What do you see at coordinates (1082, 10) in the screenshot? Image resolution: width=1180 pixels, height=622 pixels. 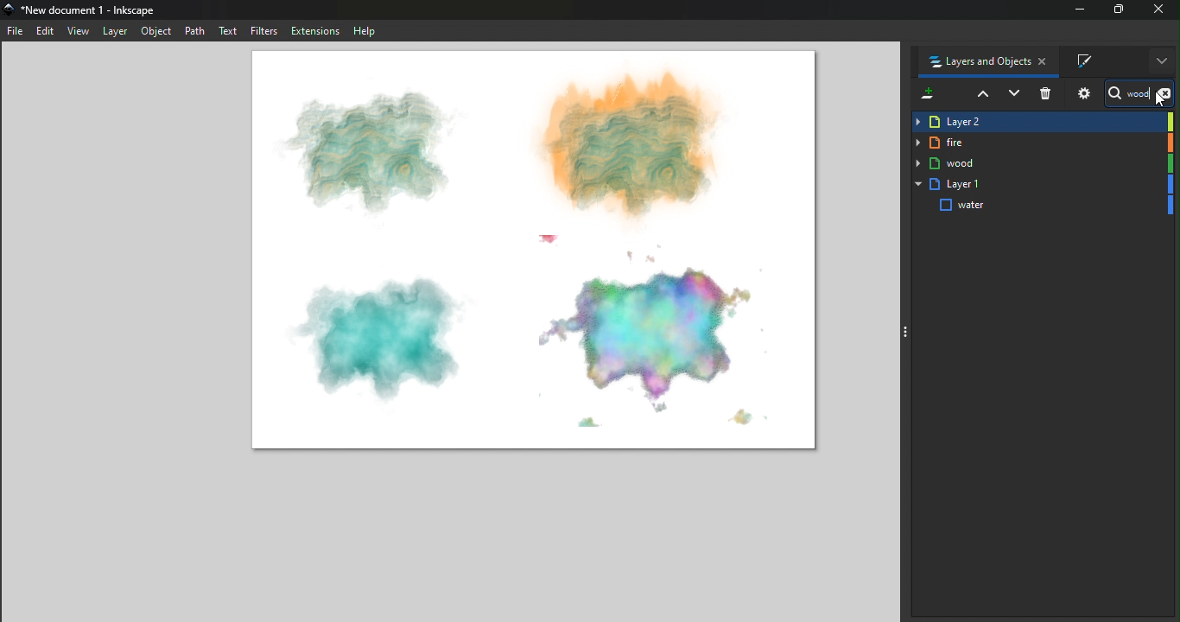 I see `minimize` at bounding box center [1082, 10].